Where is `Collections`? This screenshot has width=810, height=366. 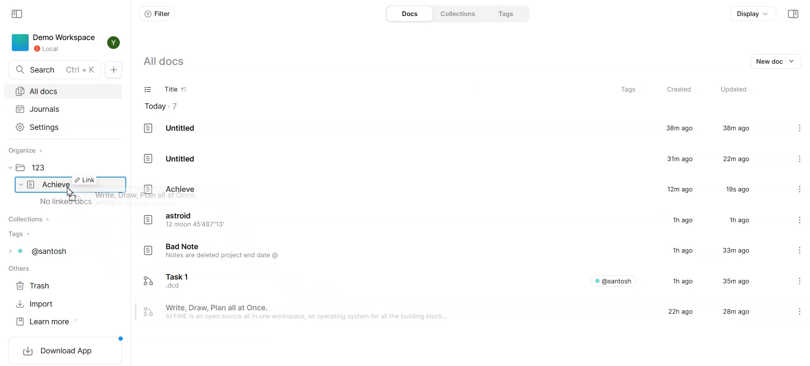 Collections is located at coordinates (456, 13).